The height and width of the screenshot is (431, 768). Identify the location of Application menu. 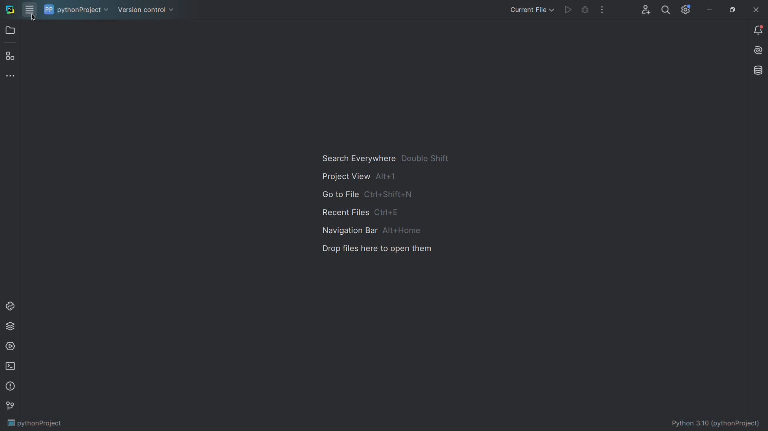
(27, 9).